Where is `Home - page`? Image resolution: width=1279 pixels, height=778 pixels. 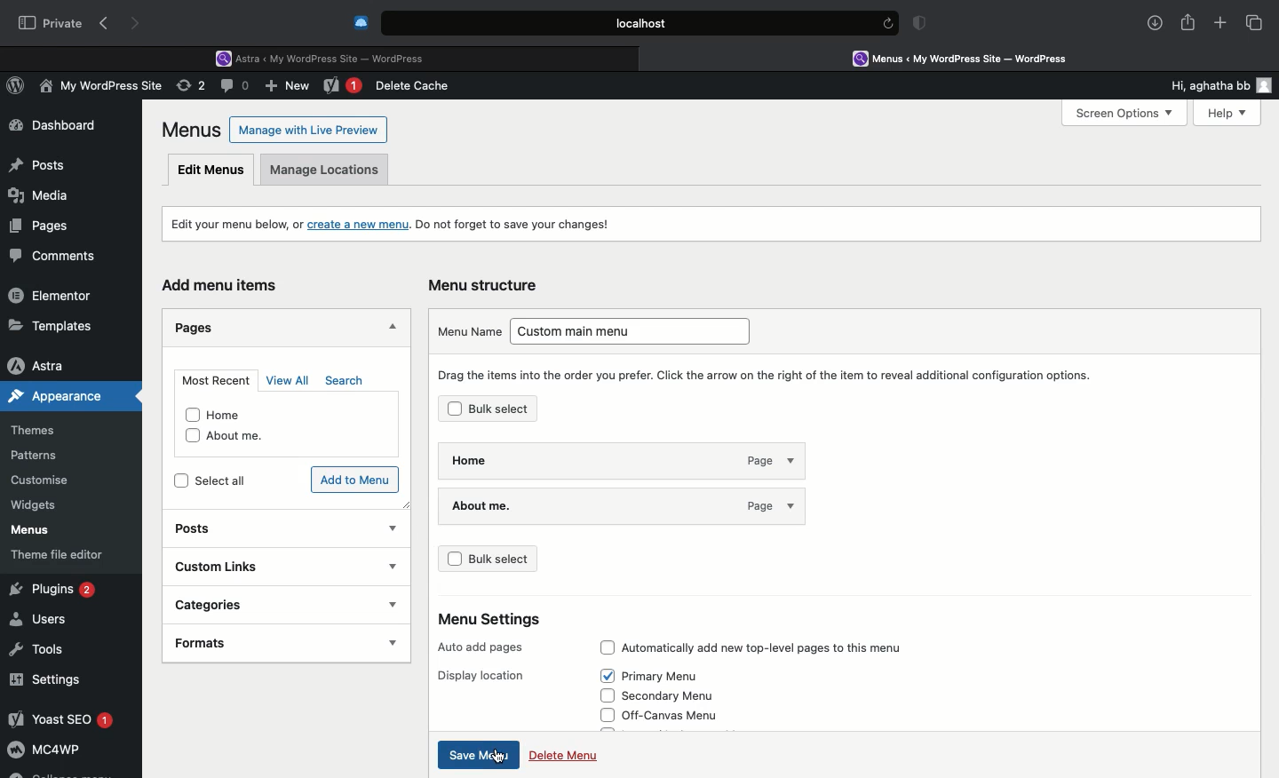
Home - page is located at coordinates (577, 459).